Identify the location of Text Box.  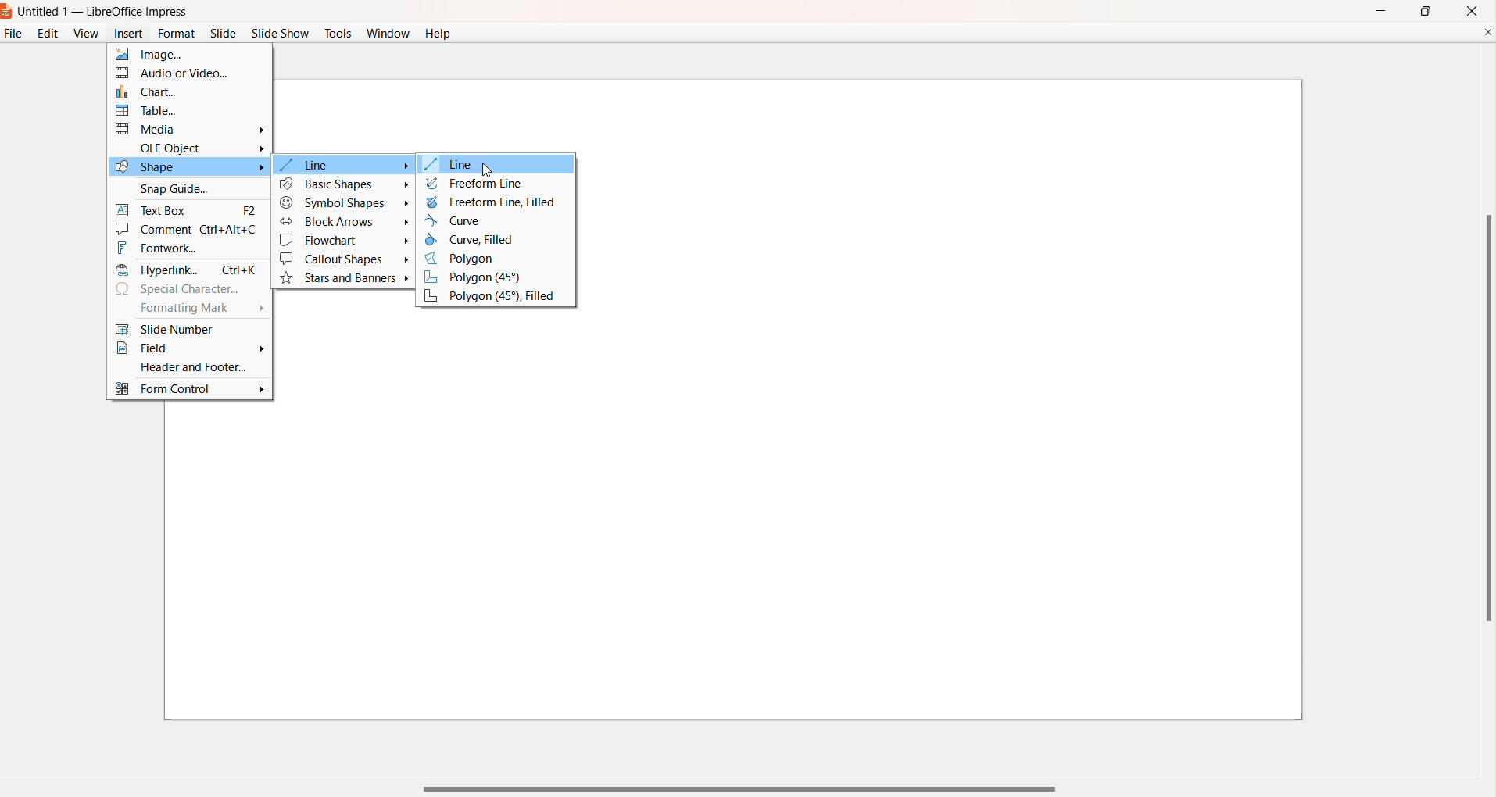
(188, 208).